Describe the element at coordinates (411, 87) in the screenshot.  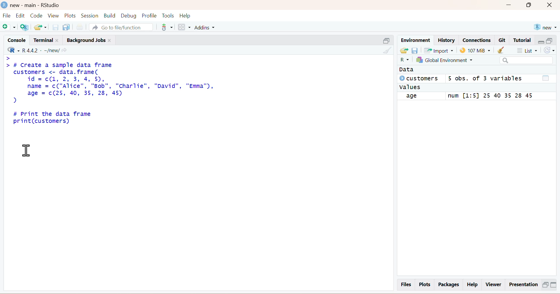
I see `values` at that location.